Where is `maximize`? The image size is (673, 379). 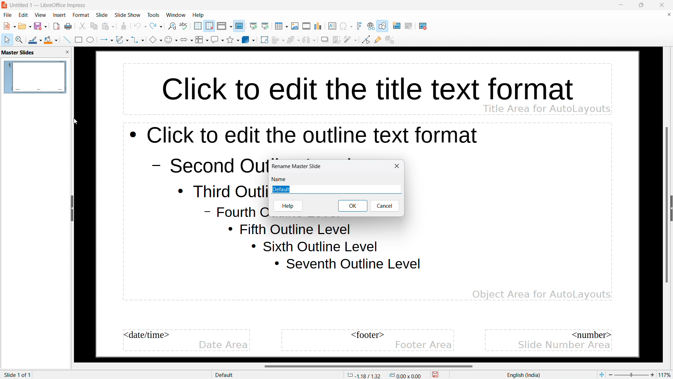
maximize is located at coordinates (641, 5).